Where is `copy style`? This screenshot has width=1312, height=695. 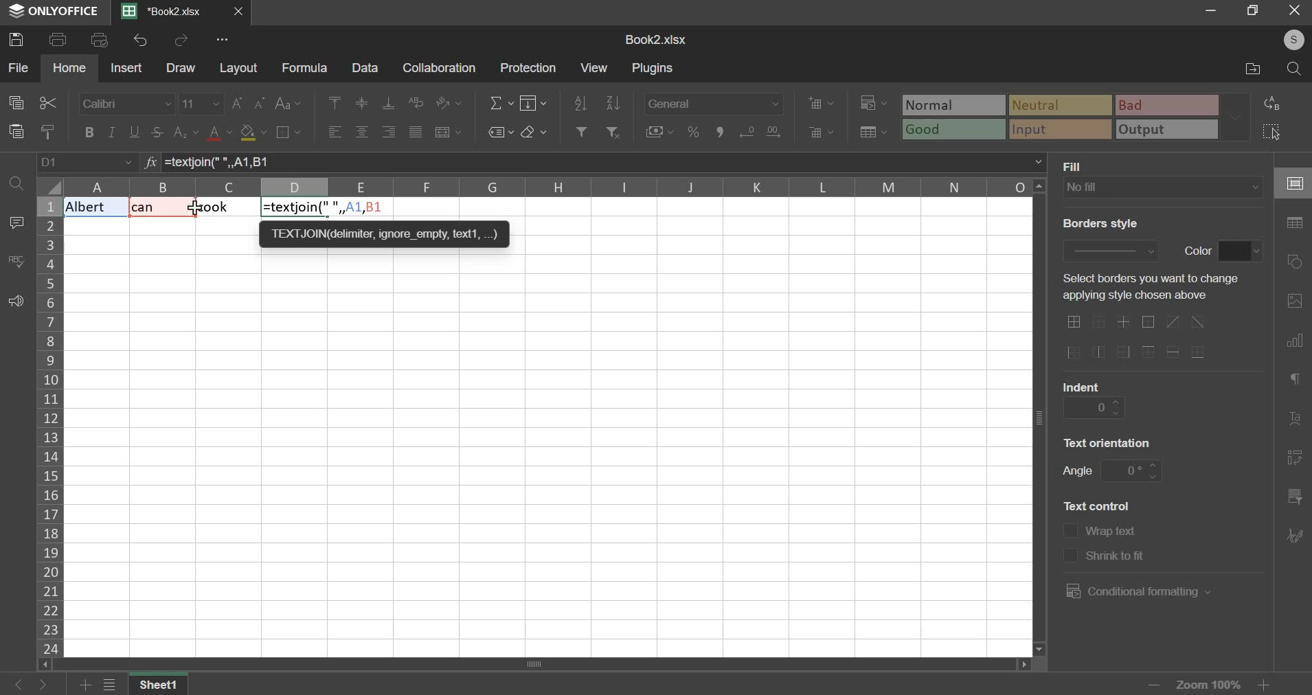
copy style is located at coordinates (49, 131).